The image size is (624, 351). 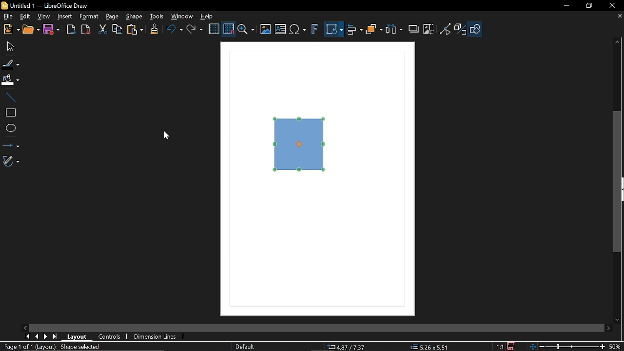 What do you see at coordinates (346, 346) in the screenshot?
I see `4.87/7.37 (Cursor Position)` at bounding box center [346, 346].